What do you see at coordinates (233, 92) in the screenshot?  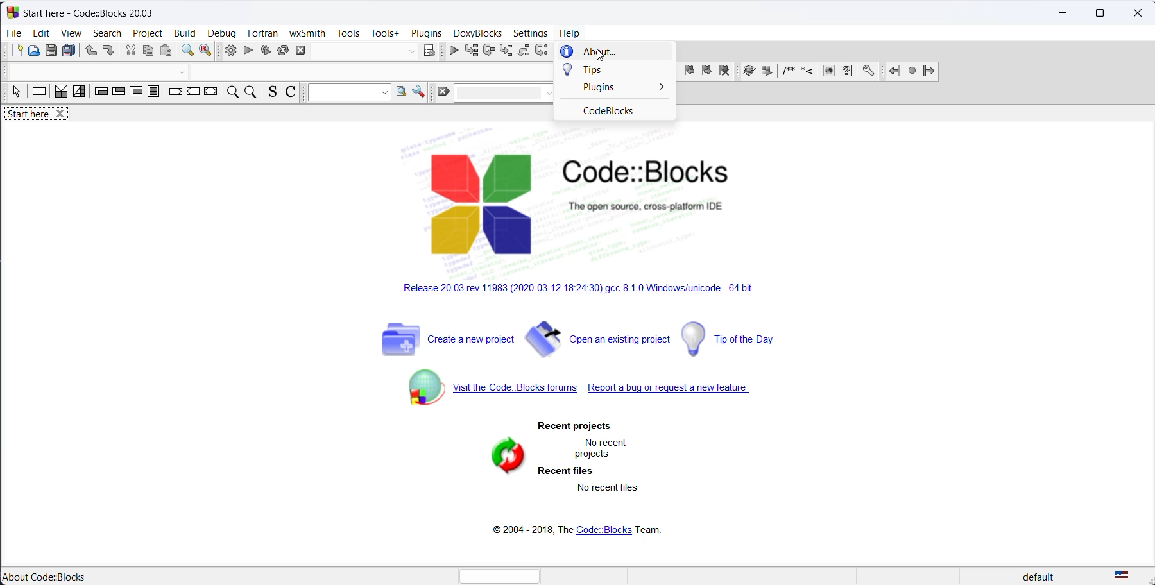 I see `zoom in` at bounding box center [233, 92].